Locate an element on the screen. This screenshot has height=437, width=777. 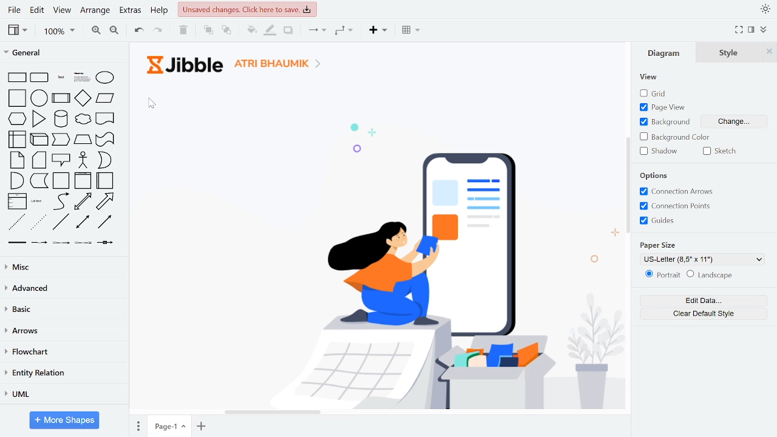
misc is located at coordinates (64, 268).